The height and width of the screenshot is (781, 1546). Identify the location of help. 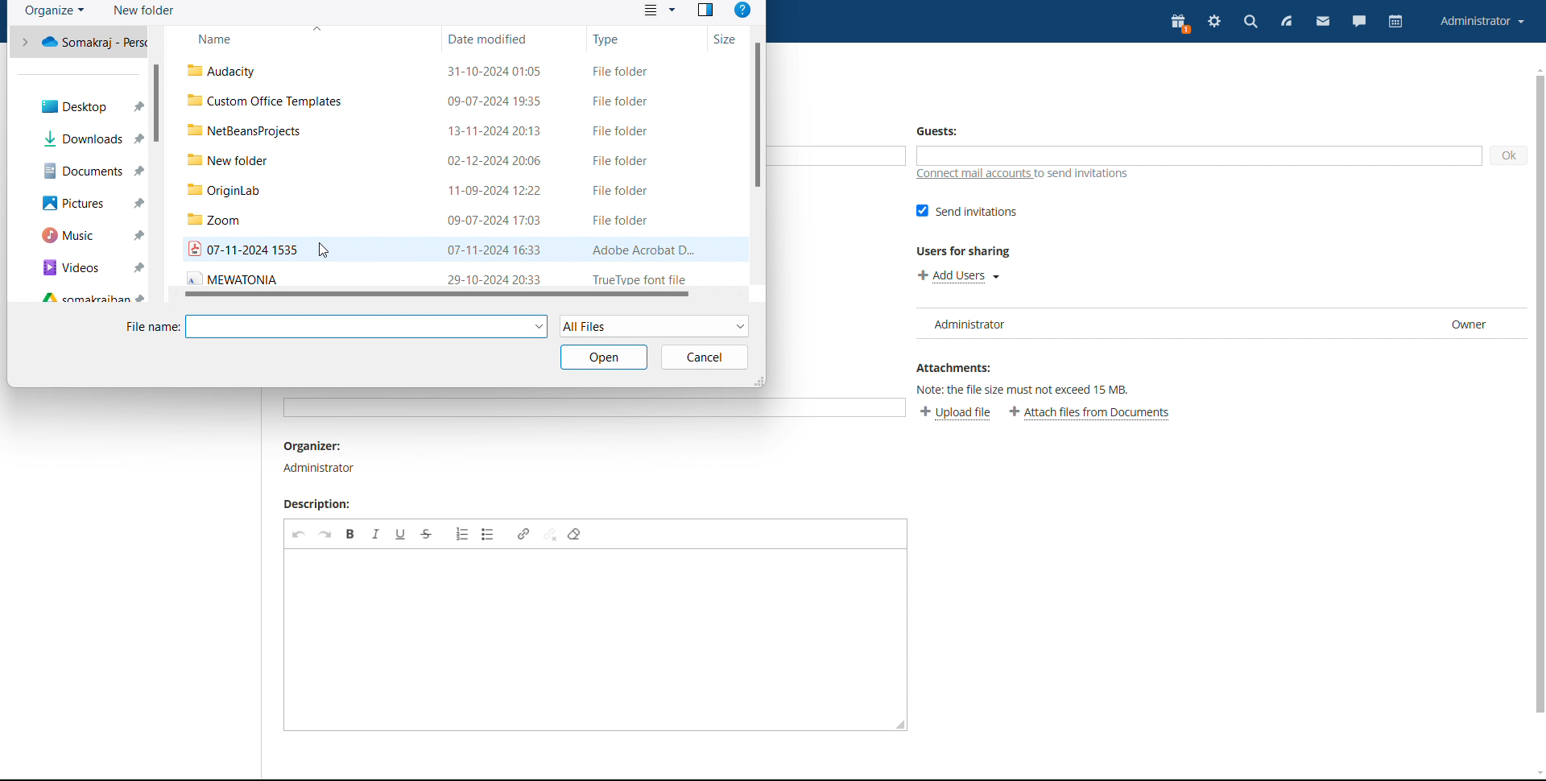
(745, 11).